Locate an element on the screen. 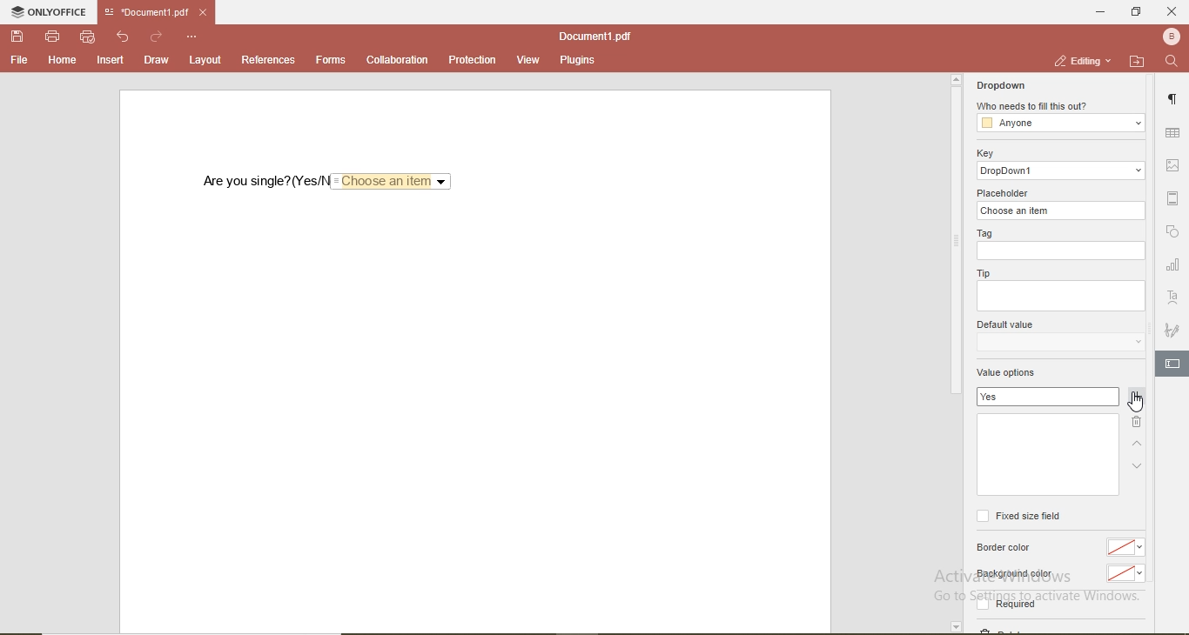 The height and width of the screenshot is (635, 1189). down is located at coordinates (1135, 471).